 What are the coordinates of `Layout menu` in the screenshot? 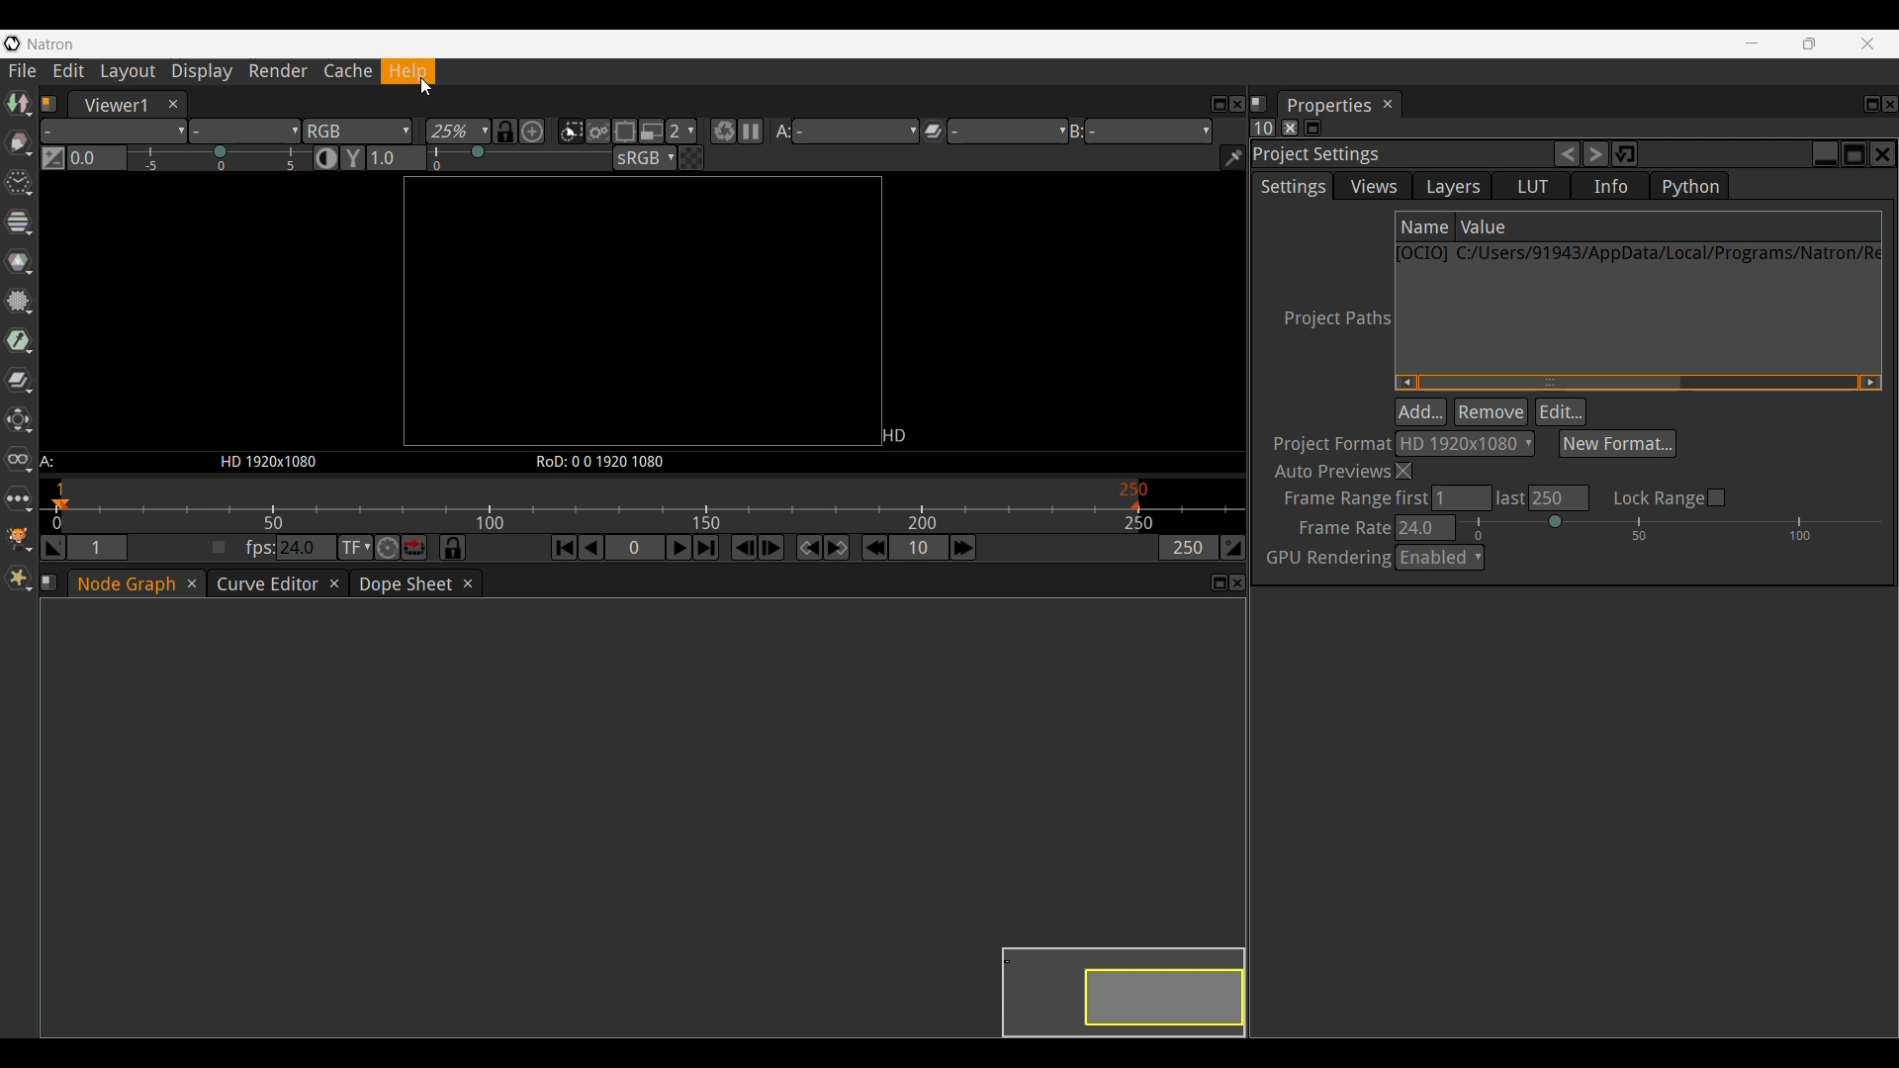 It's located at (128, 71).